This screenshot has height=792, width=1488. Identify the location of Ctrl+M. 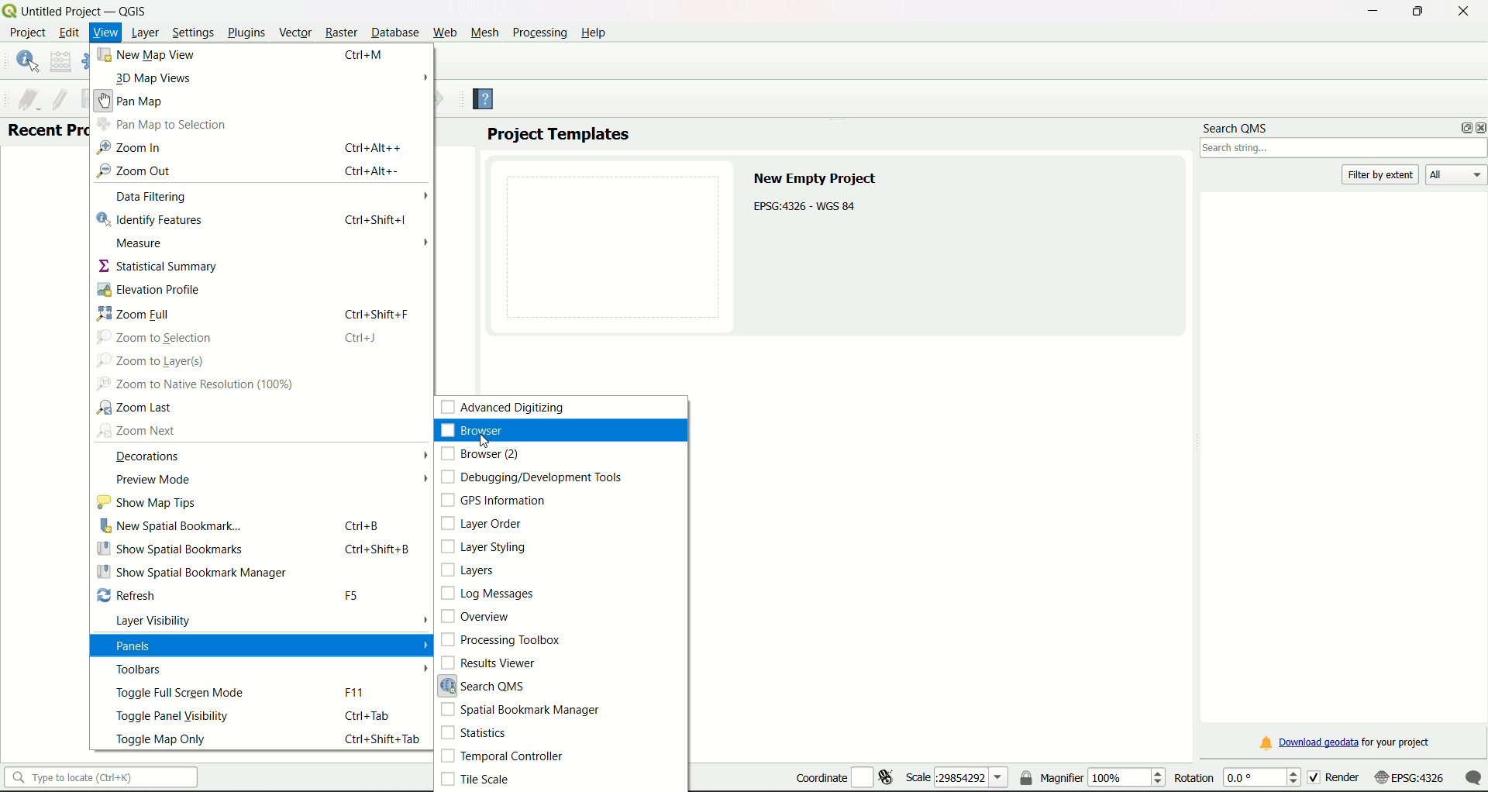
(366, 54).